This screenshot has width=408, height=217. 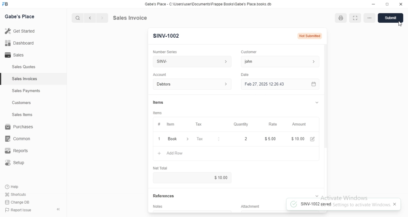 I want to click on Notes, so click(x=157, y=206).